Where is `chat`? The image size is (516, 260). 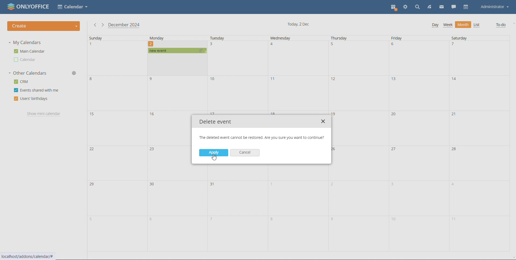
chat is located at coordinates (454, 7).